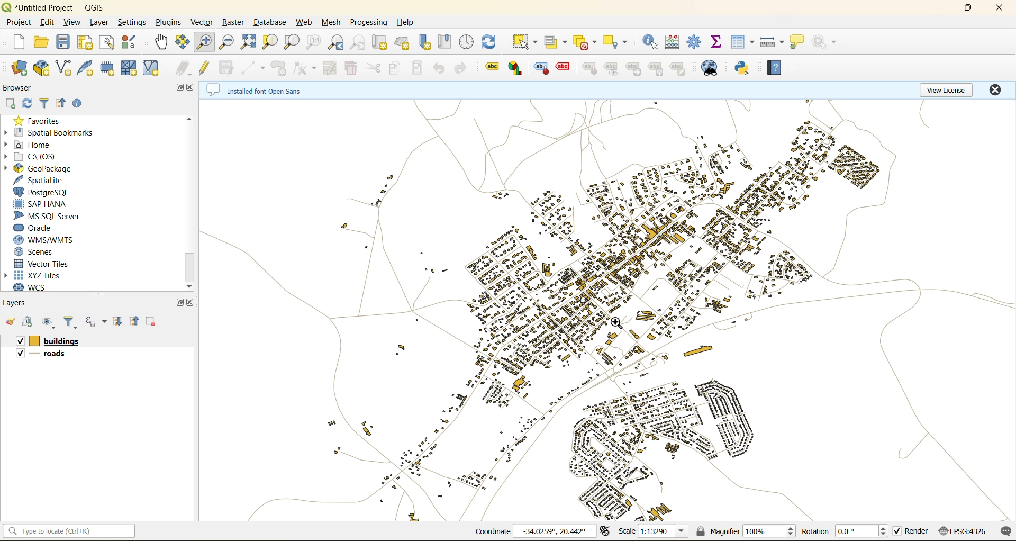 This screenshot has height=541, width=1016. Describe the element at coordinates (650, 42) in the screenshot. I see `identify features` at that location.